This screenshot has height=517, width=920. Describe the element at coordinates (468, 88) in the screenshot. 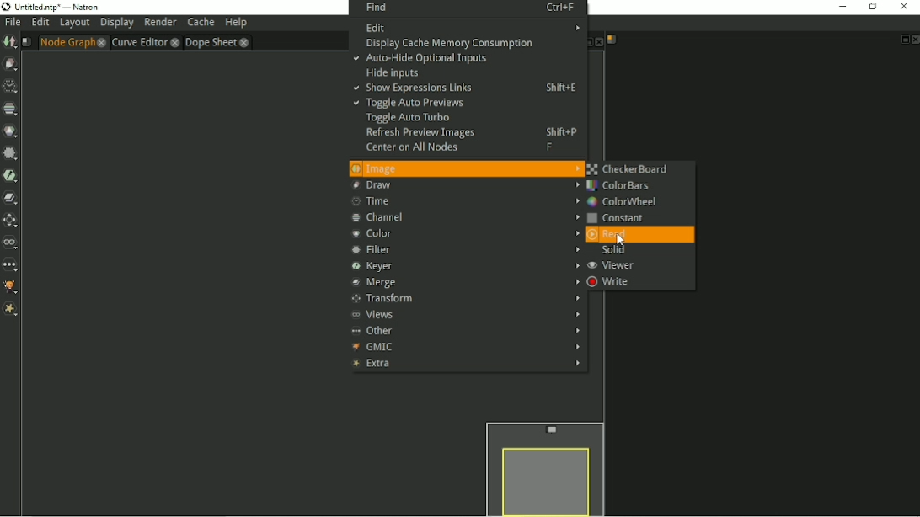

I see `Show expressions links` at that location.